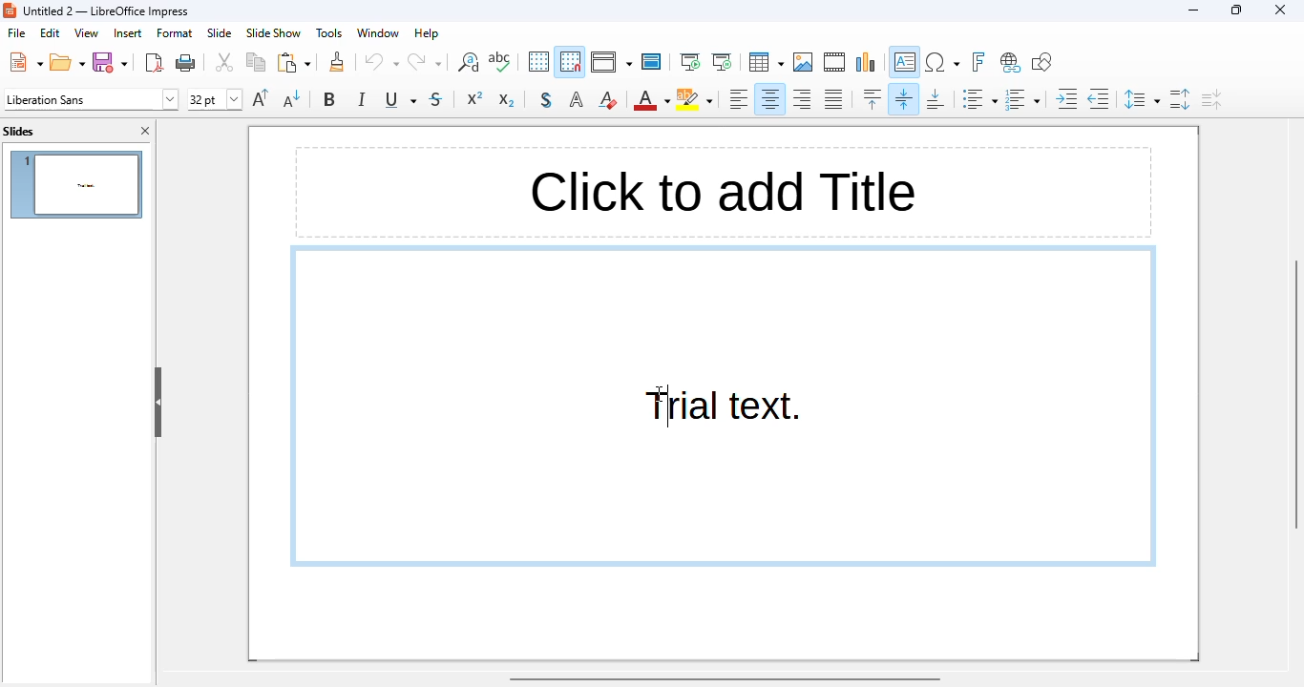  What do you see at coordinates (506, 99) in the screenshot?
I see `subscript` at bounding box center [506, 99].